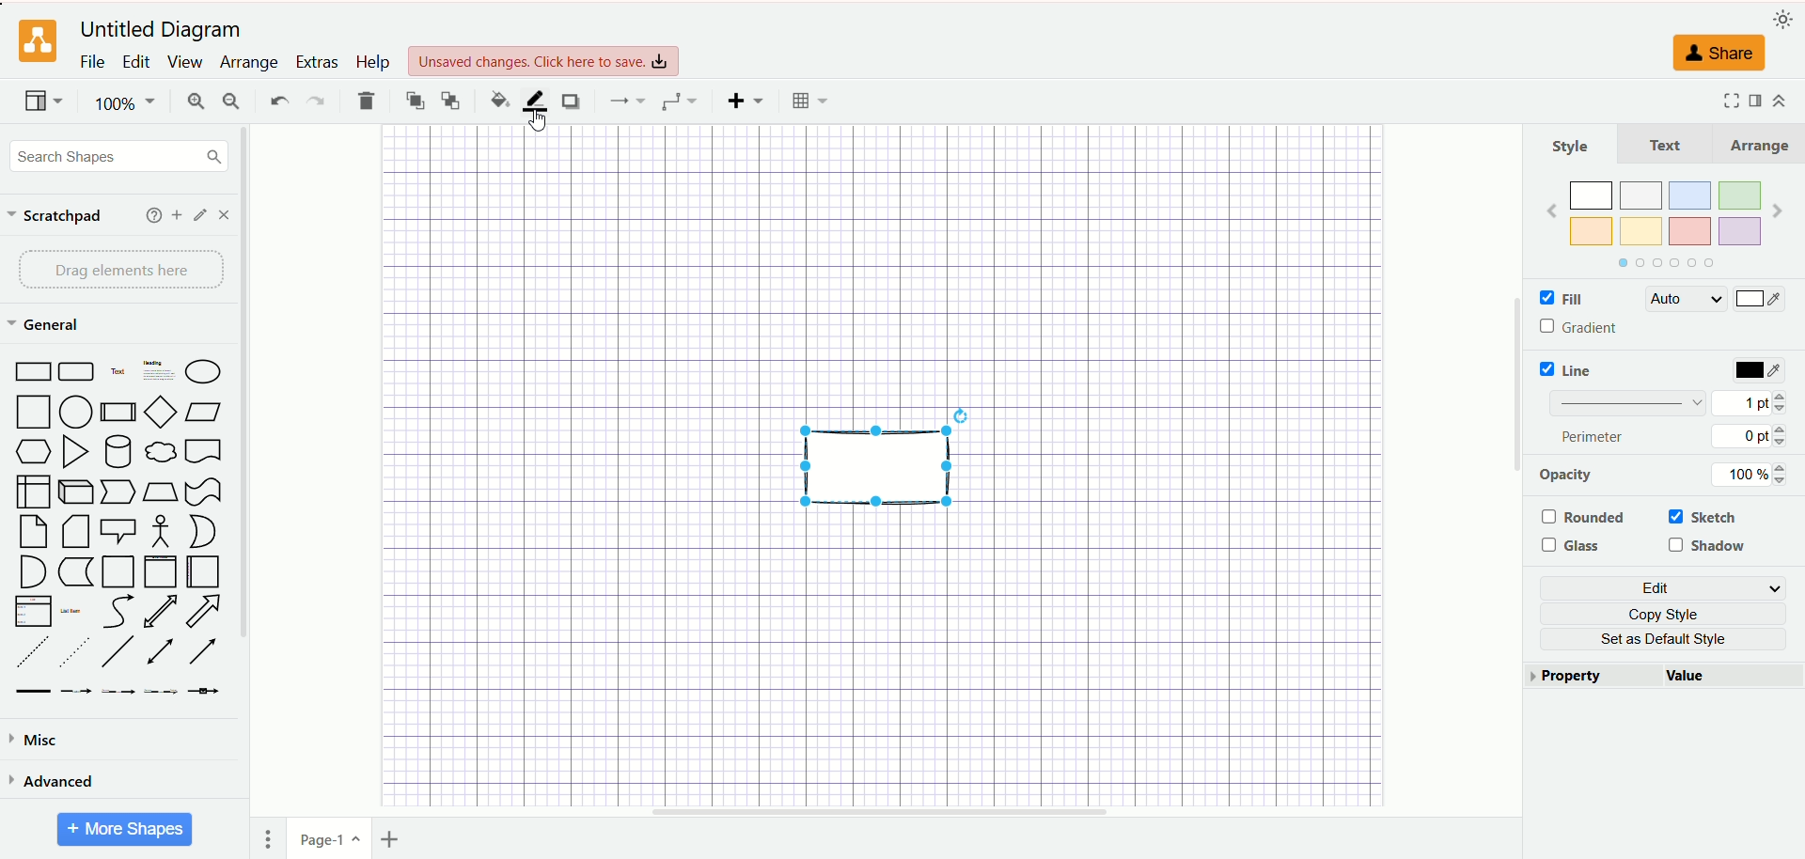 The image size is (1805, 859). What do you see at coordinates (1565, 476) in the screenshot?
I see `opacity` at bounding box center [1565, 476].